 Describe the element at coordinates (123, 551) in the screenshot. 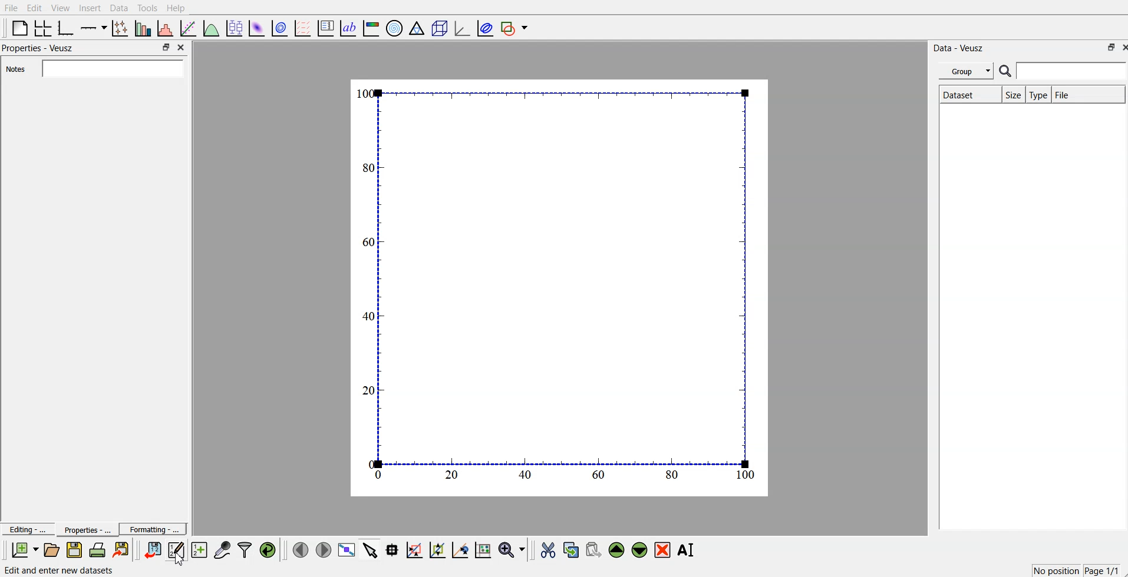

I see `Export to graphics format` at that location.